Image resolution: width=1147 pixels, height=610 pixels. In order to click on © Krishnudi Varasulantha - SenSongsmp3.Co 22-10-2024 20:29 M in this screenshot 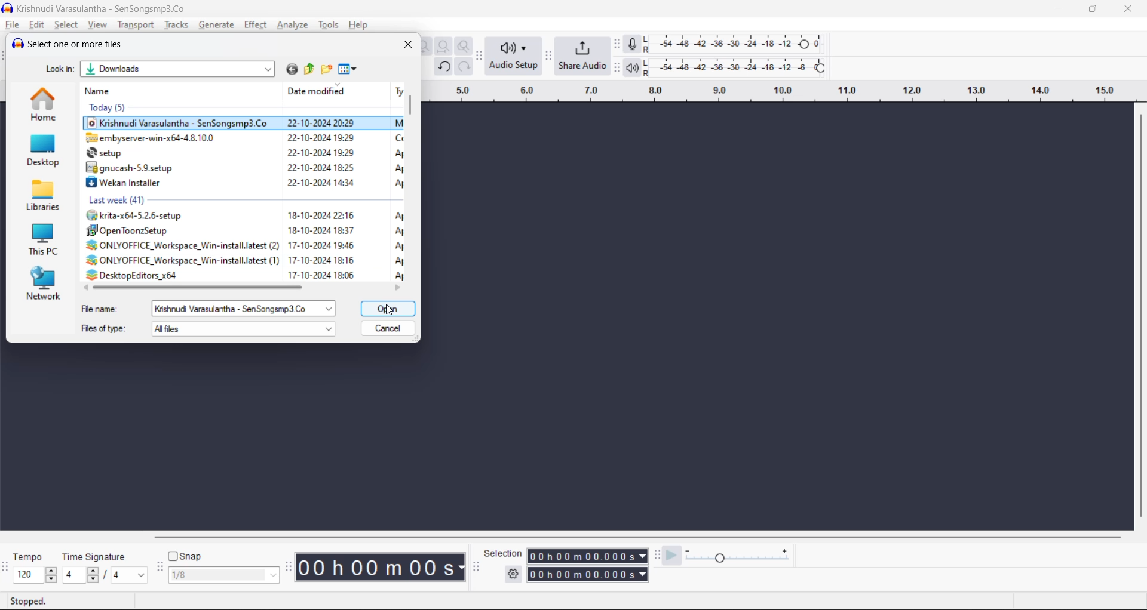, I will do `click(244, 123)`.